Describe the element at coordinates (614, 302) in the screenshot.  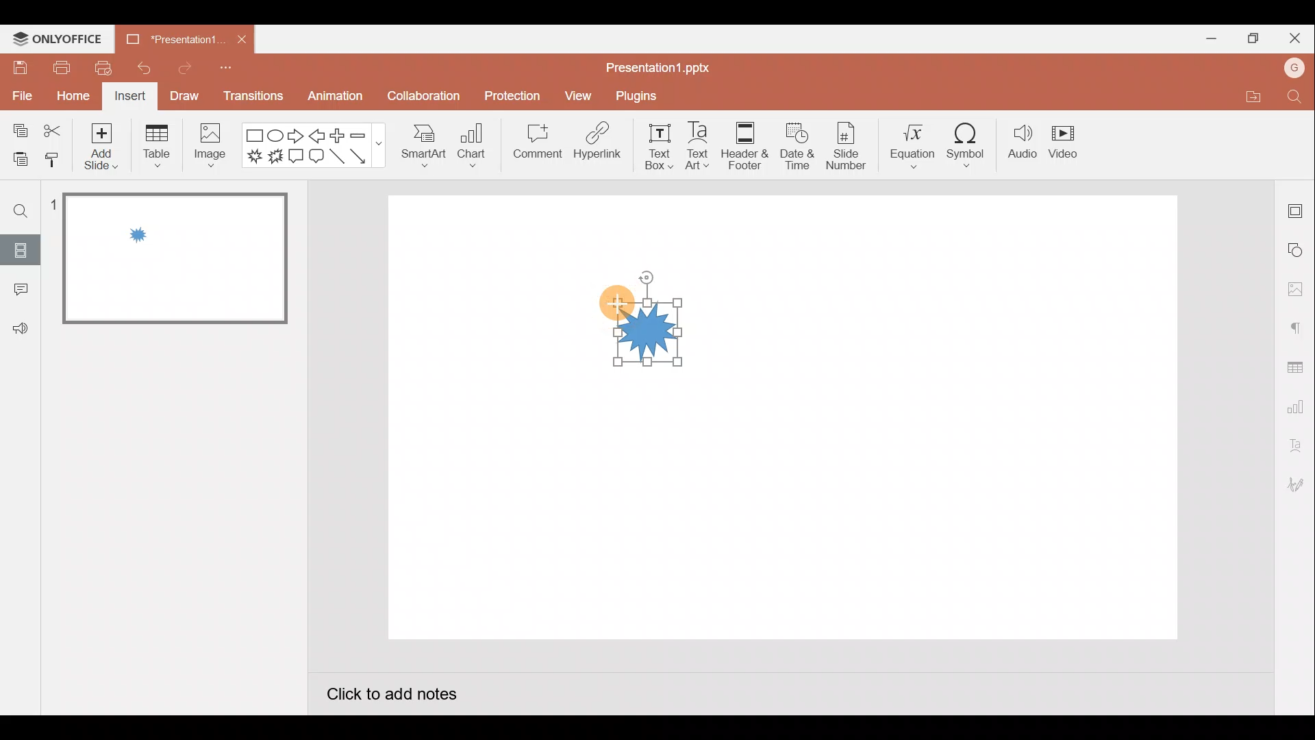
I see `Cursor on explosion shape 1` at that location.